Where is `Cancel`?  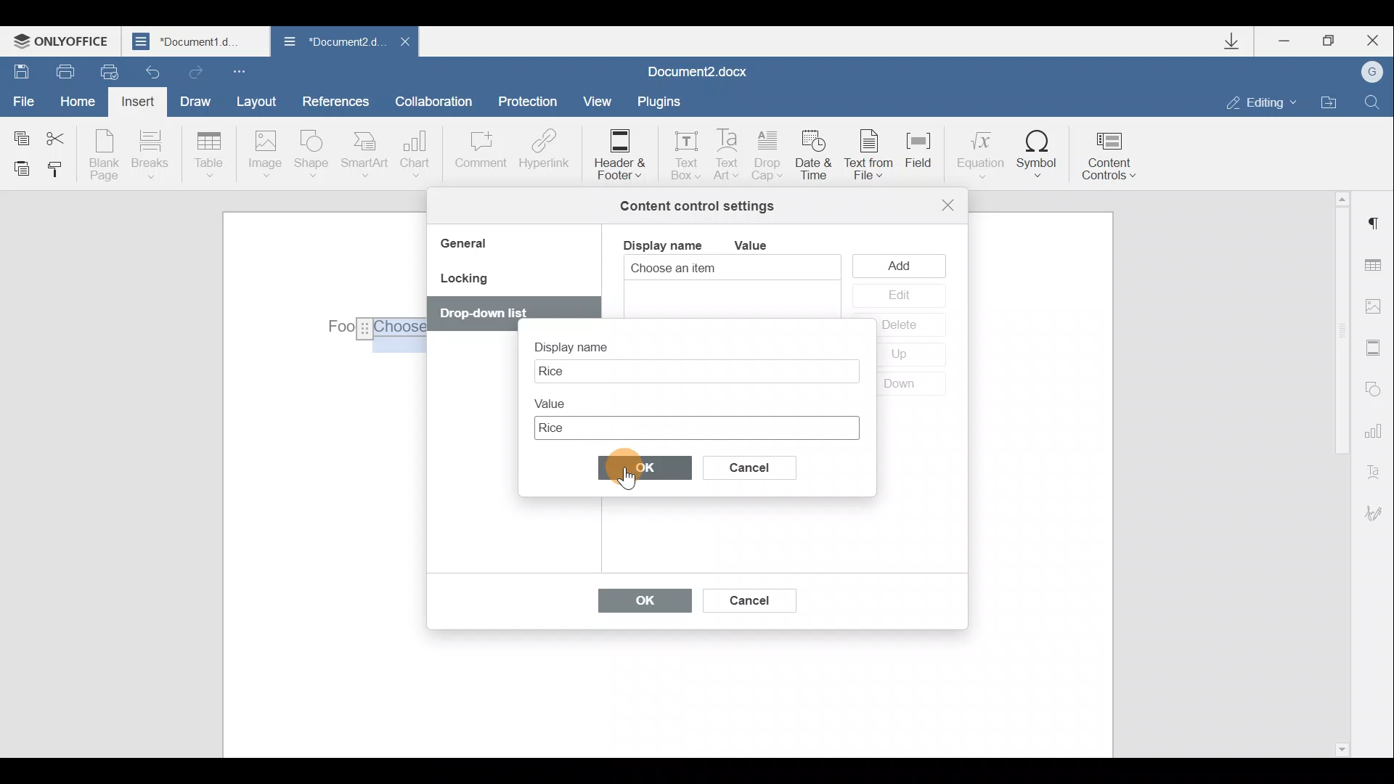 Cancel is located at coordinates (762, 465).